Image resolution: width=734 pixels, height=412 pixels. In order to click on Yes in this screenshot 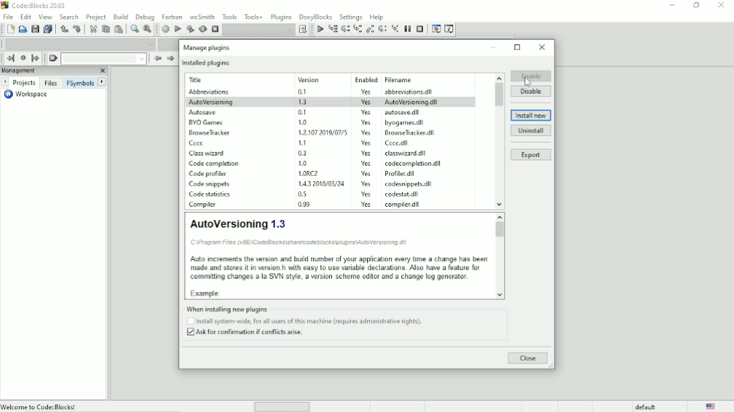, I will do `click(366, 144)`.